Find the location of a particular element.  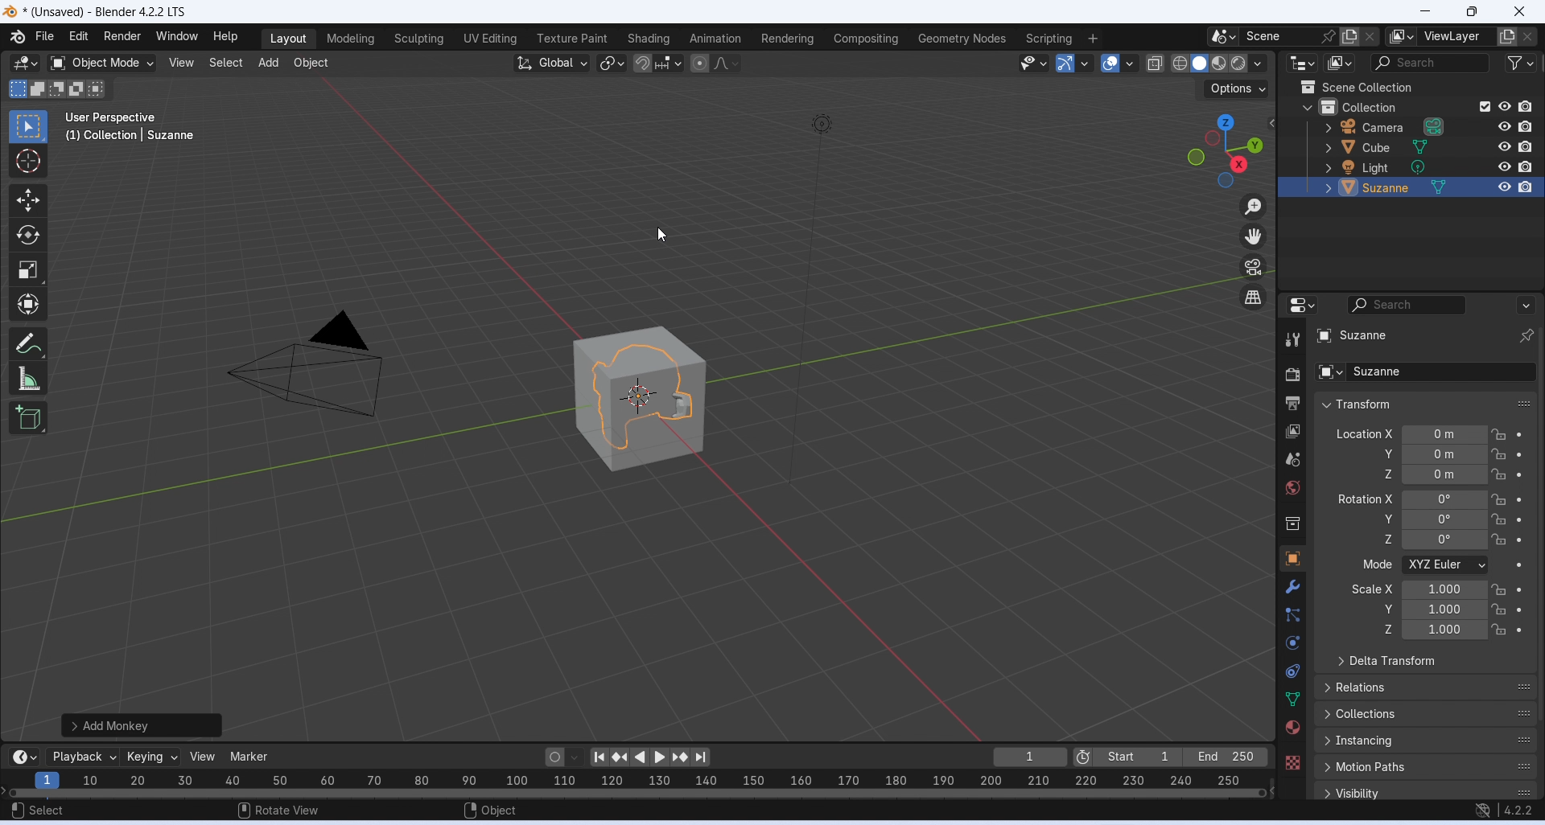

Scripting is located at coordinates (1047, 39).